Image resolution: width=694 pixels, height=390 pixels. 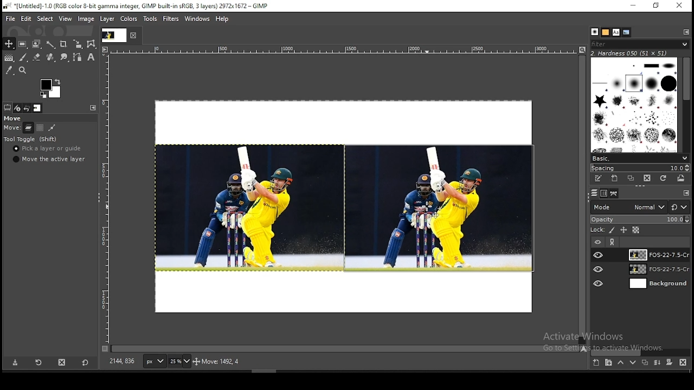 I want to click on brush presets, so click(x=640, y=158).